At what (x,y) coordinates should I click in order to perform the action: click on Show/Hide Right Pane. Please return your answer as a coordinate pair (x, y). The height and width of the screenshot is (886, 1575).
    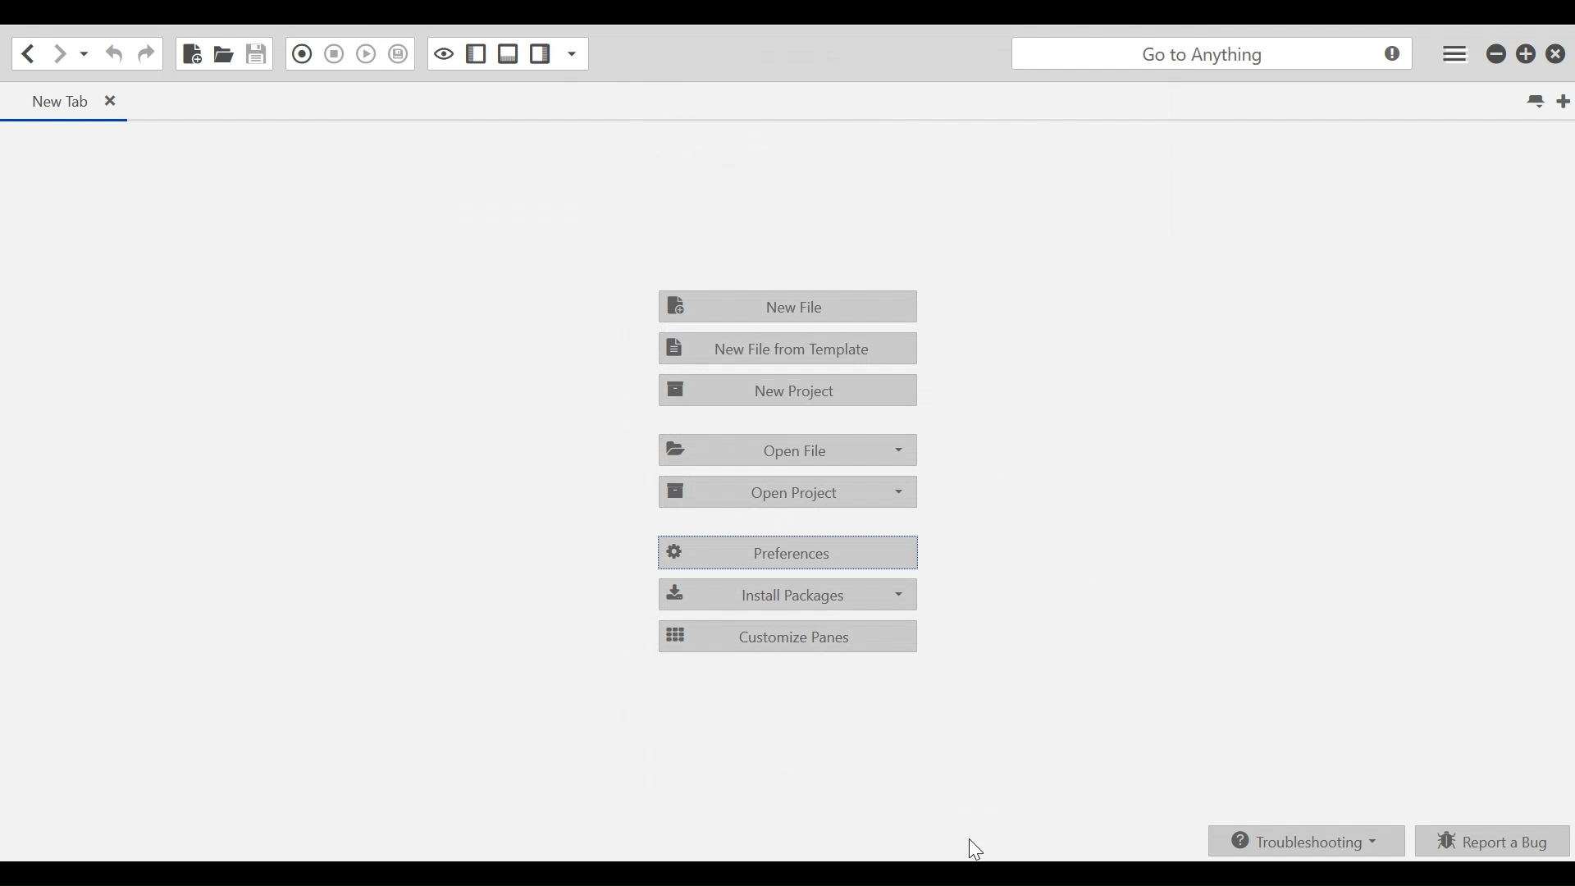
    Looking at the image, I should click on (539, 54).